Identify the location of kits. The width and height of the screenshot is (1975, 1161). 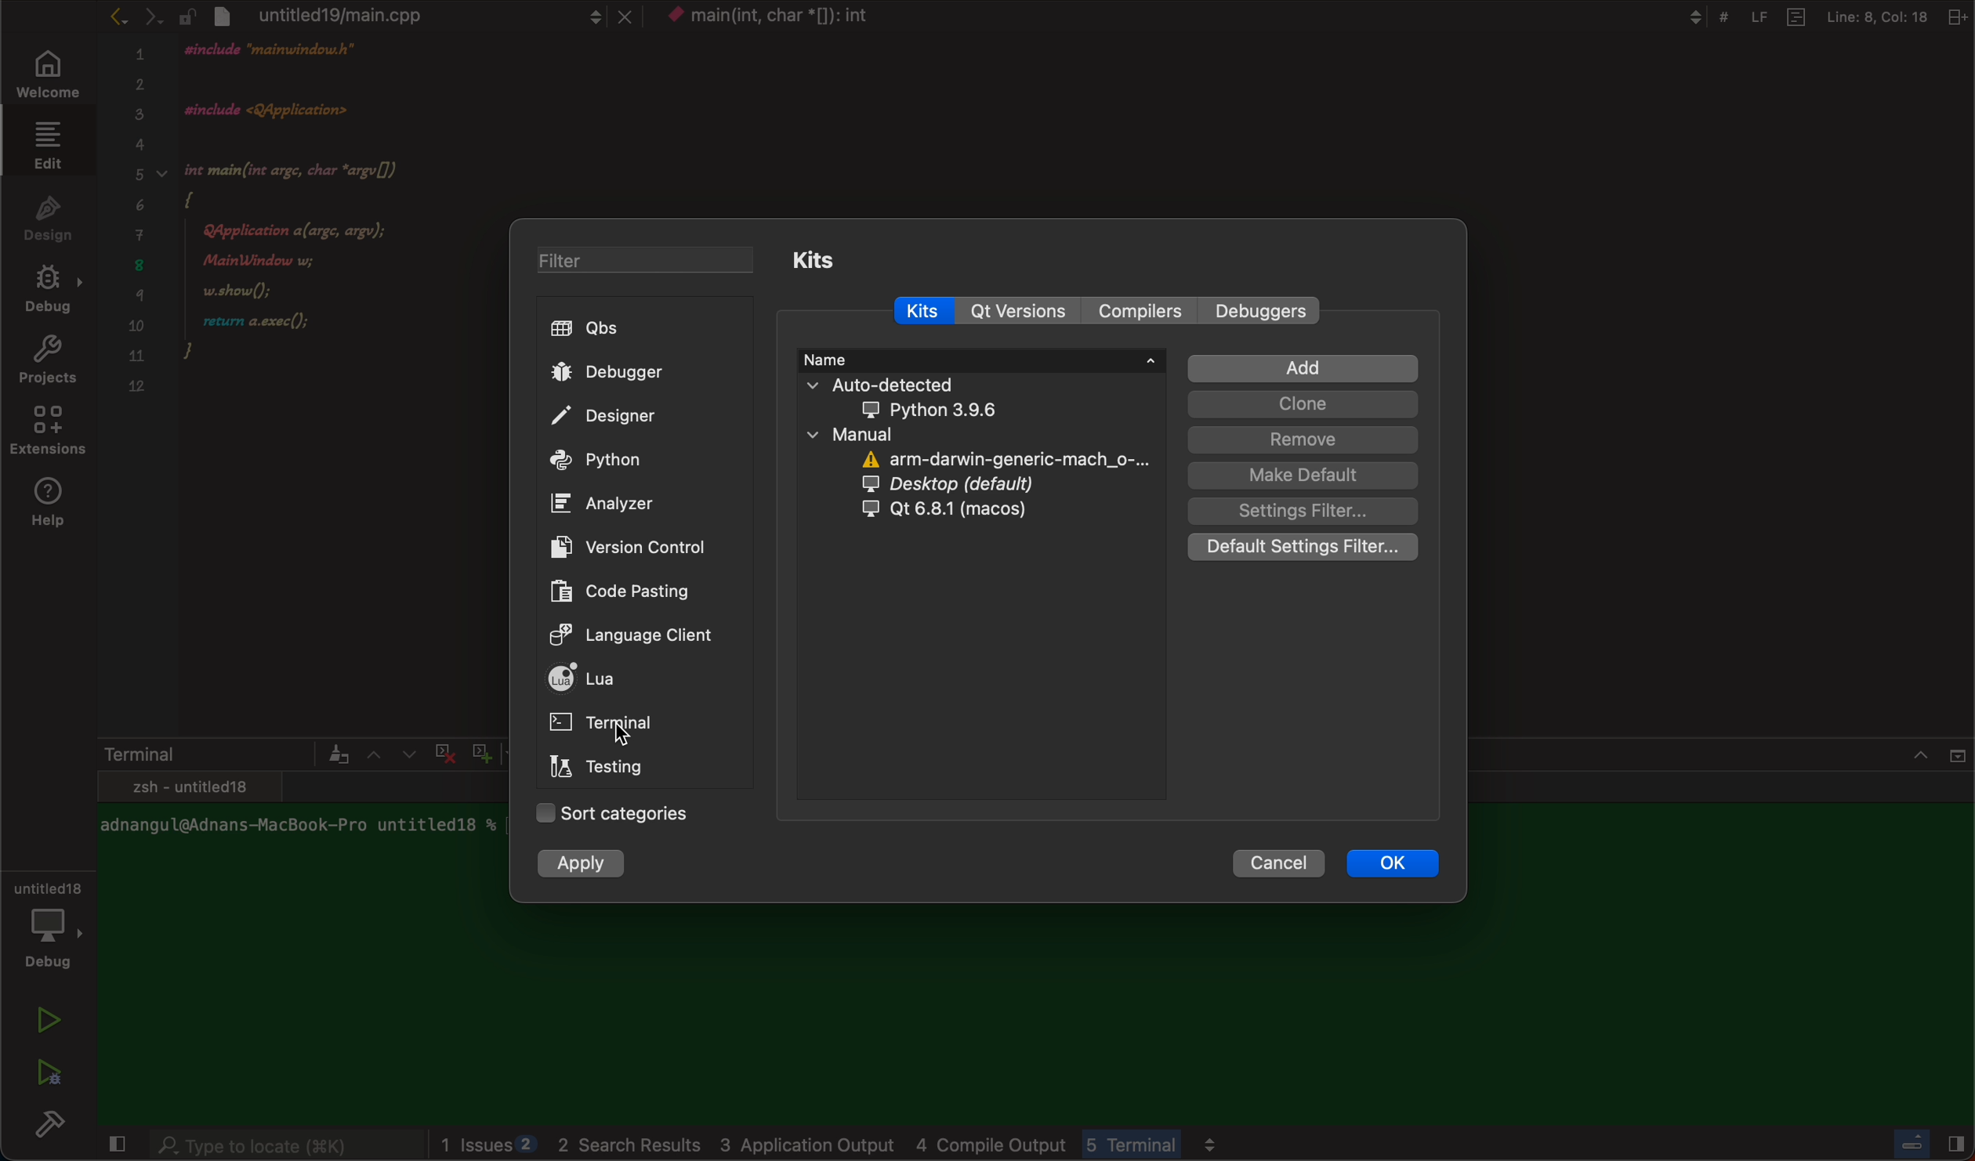
(809, 259).